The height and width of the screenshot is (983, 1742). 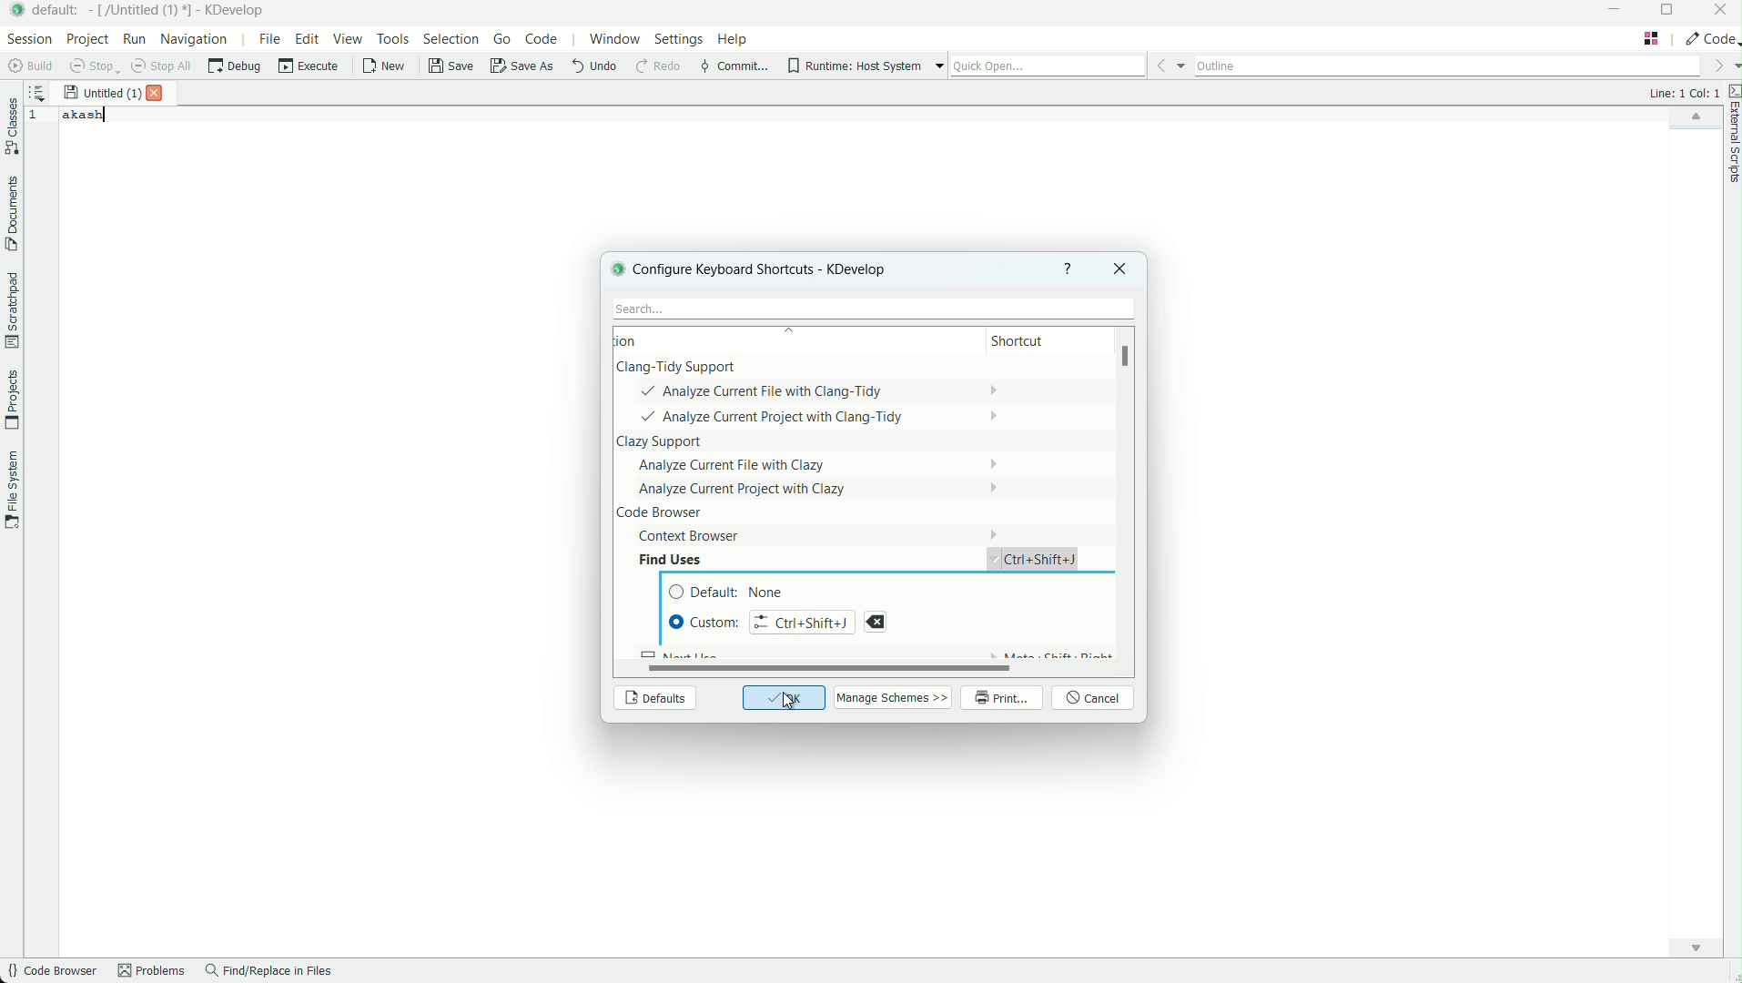 I want to click on external scripts, so click(x=1731, y=137).